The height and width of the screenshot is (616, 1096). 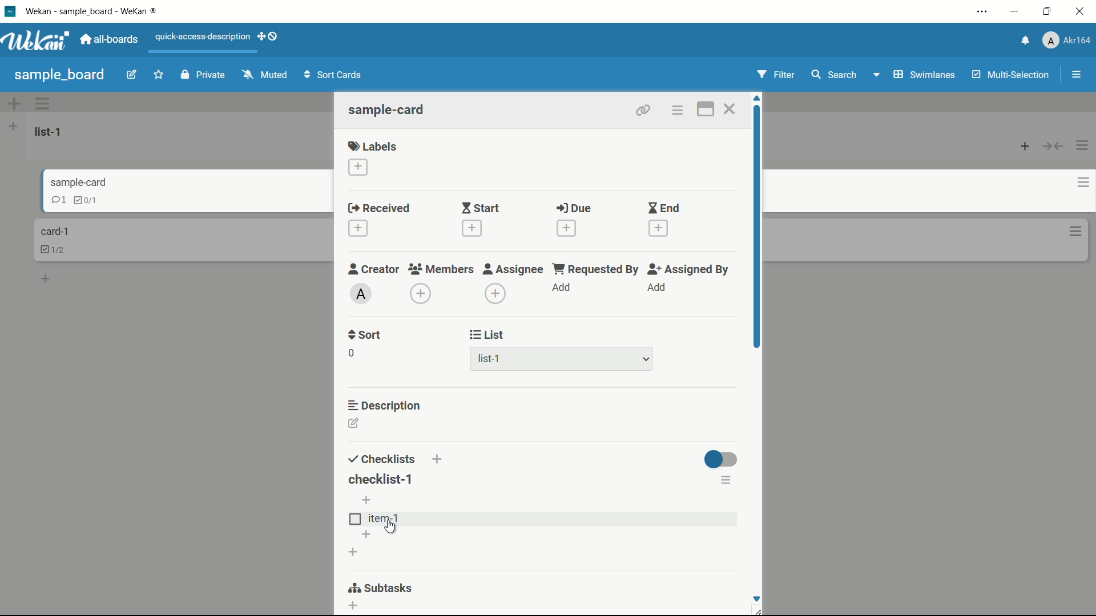 I want to click on comment, so click(x=49, y=201).